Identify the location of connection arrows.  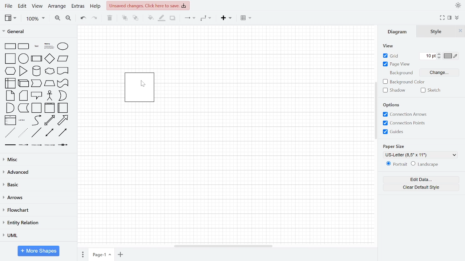
(405, 114).